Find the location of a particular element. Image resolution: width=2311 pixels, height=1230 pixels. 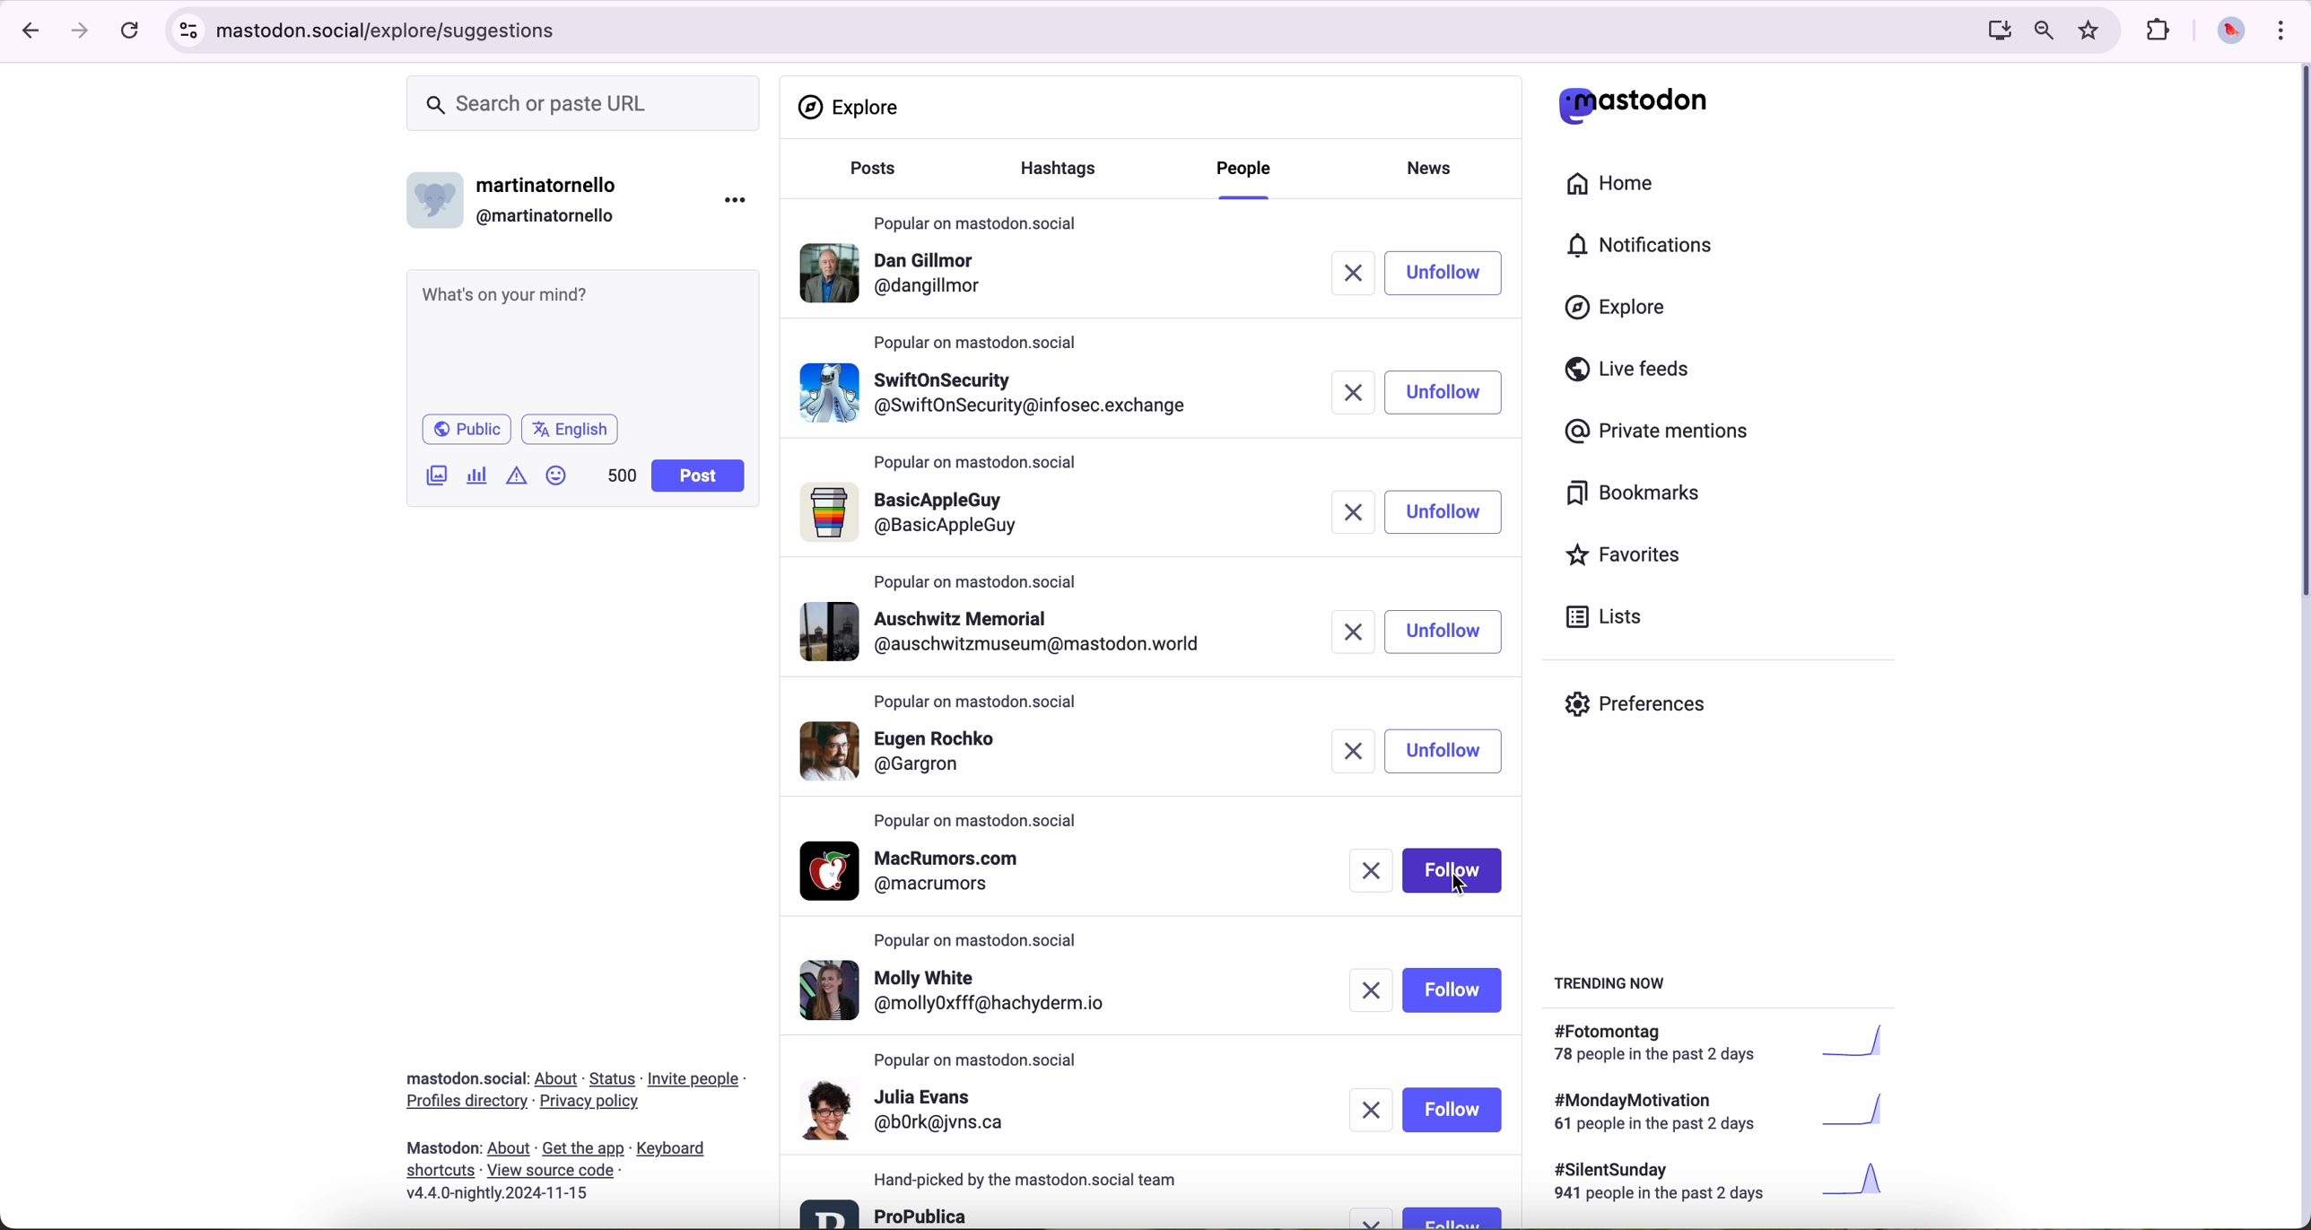

profile is located at coordinates (898, 277).